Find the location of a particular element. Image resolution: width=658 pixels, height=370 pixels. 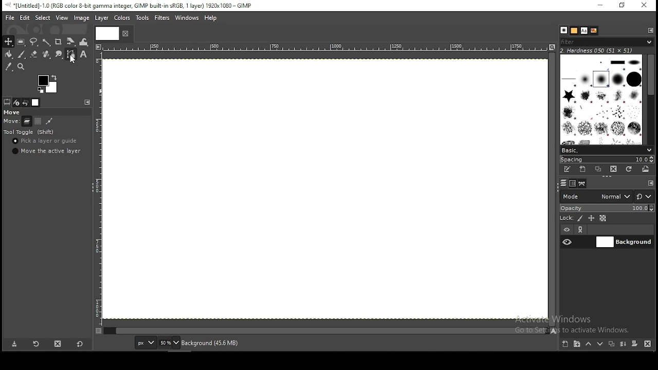

background (45.6mb) is located at coordinates (212, 343).